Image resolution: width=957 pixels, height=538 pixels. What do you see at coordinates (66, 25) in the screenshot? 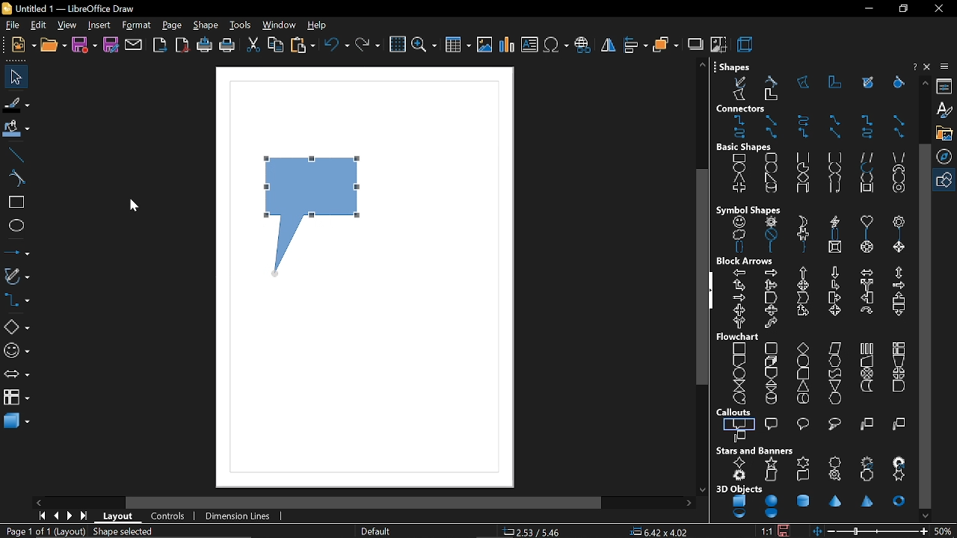
I see `view` at bounding box center [66, 25].